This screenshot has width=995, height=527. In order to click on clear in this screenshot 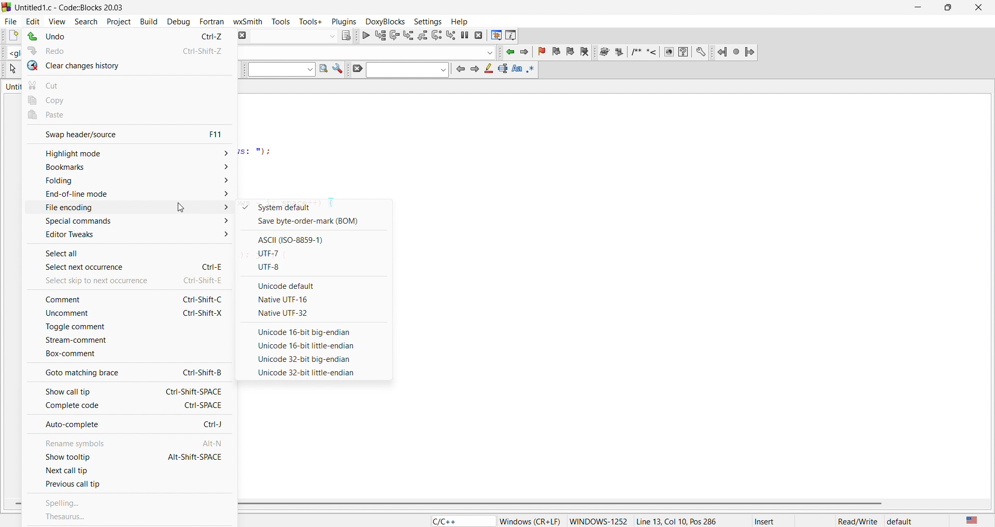, I will do `click(356, 69)`.